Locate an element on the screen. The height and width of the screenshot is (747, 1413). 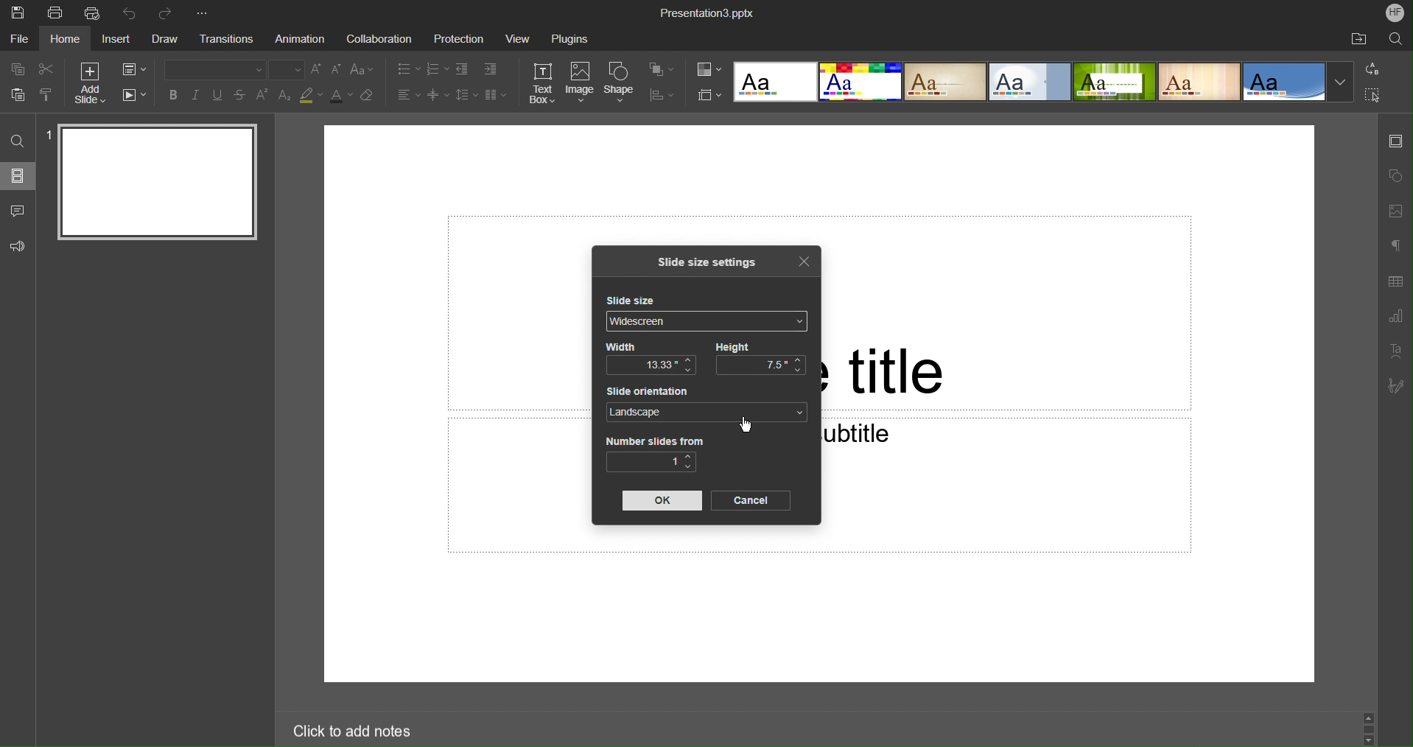
Scroll bar is located at coordinates (1369, 725).